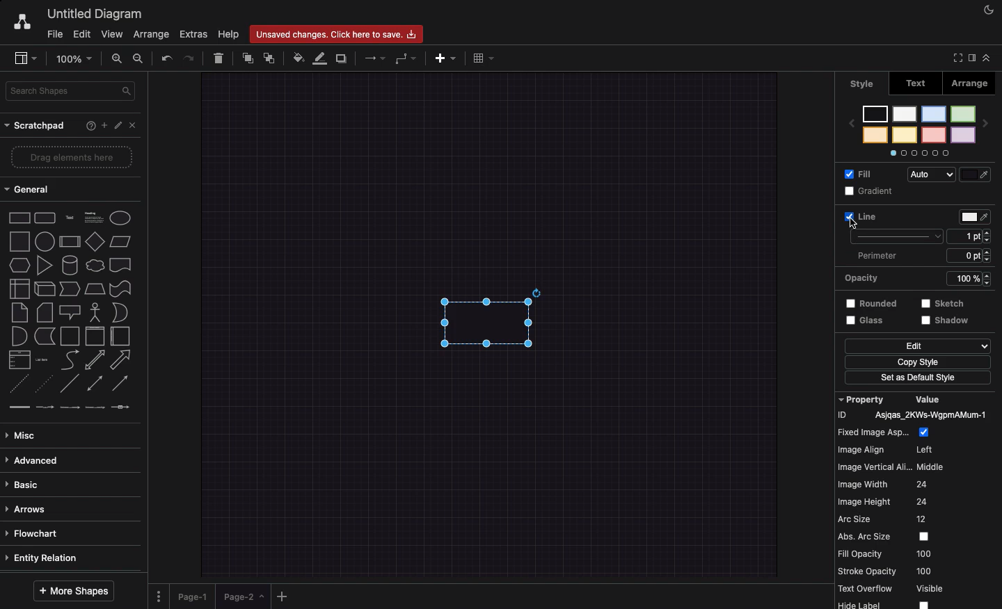  What do you see at coordinates (340, 33) in the screenshot?
I see `Unsaved changes. click to save changes` at bounding box center [340, 33].